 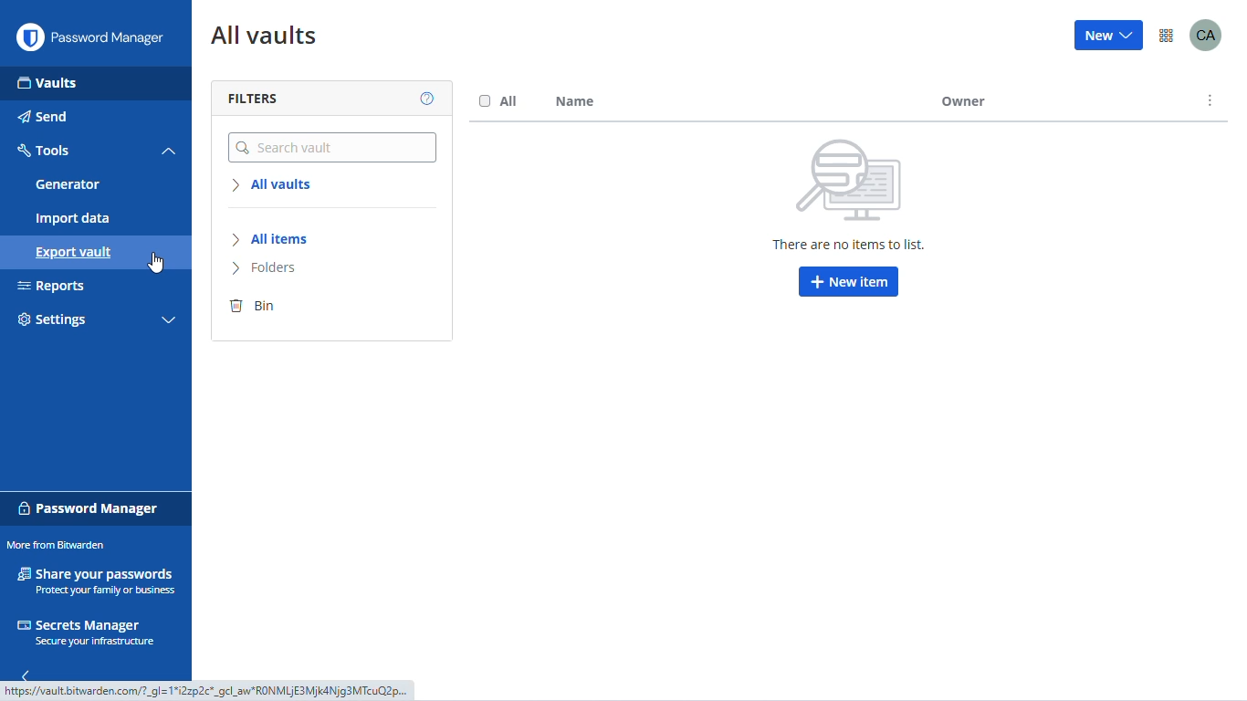 I want to click on secrets manager, so click(x=89, y=634).